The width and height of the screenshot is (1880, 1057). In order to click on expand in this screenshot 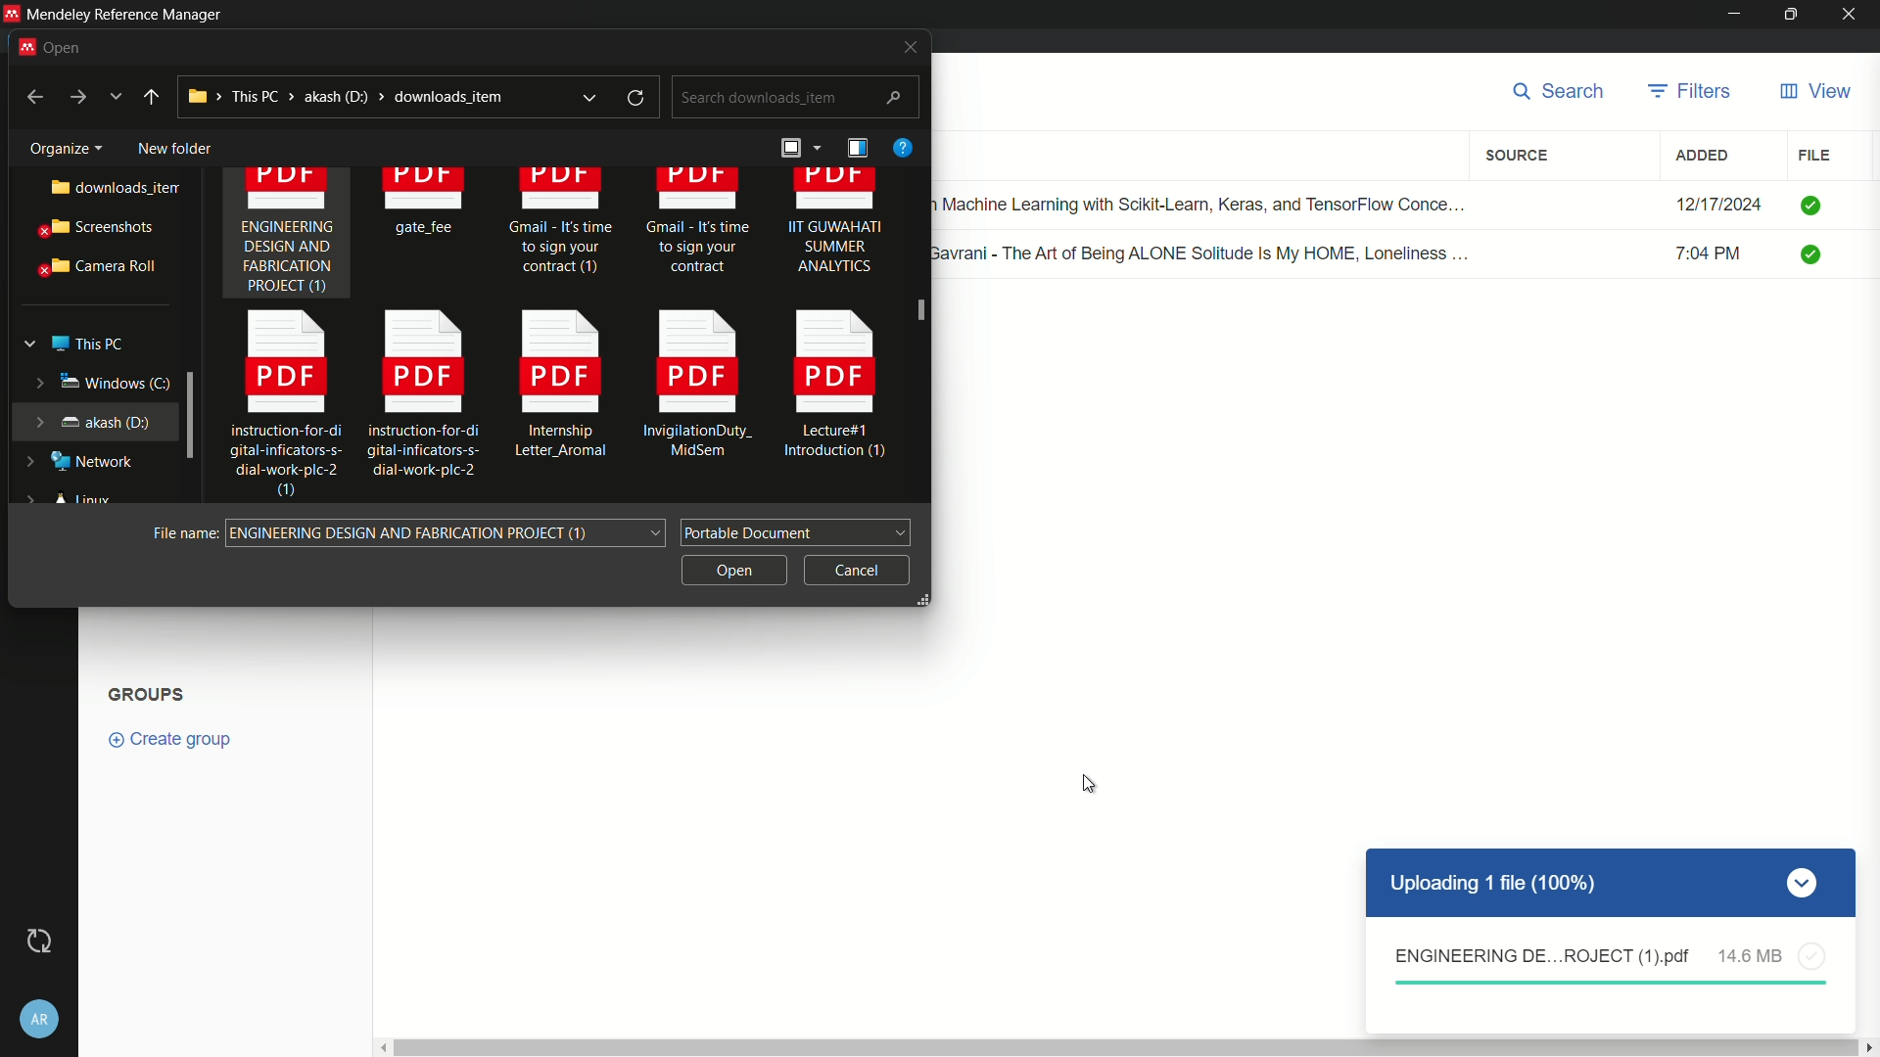, I will do `click(588, 97)`.